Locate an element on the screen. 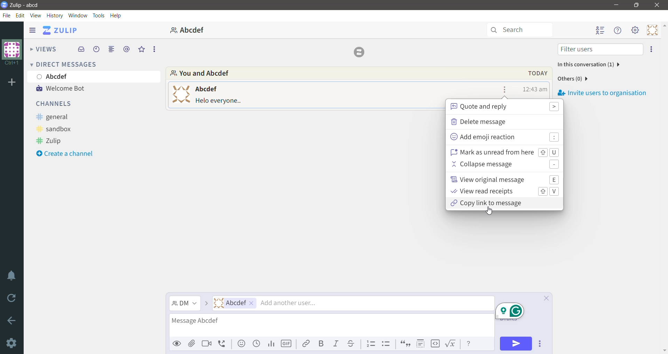  Add GIF is located at coordinates (287, 343).